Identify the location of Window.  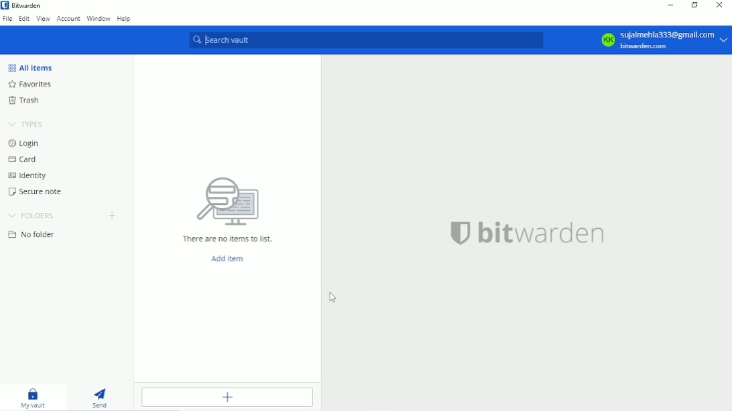
(99, 19).